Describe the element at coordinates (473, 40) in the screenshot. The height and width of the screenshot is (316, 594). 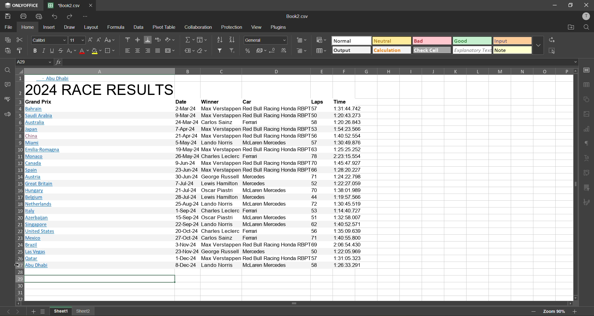
I see `good` at that location.